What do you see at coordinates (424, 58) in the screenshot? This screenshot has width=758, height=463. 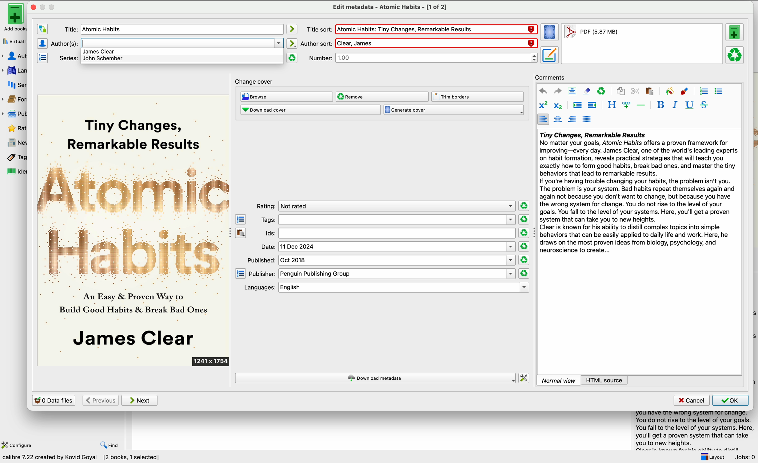 I see `number` at bounding box center [424, 58].